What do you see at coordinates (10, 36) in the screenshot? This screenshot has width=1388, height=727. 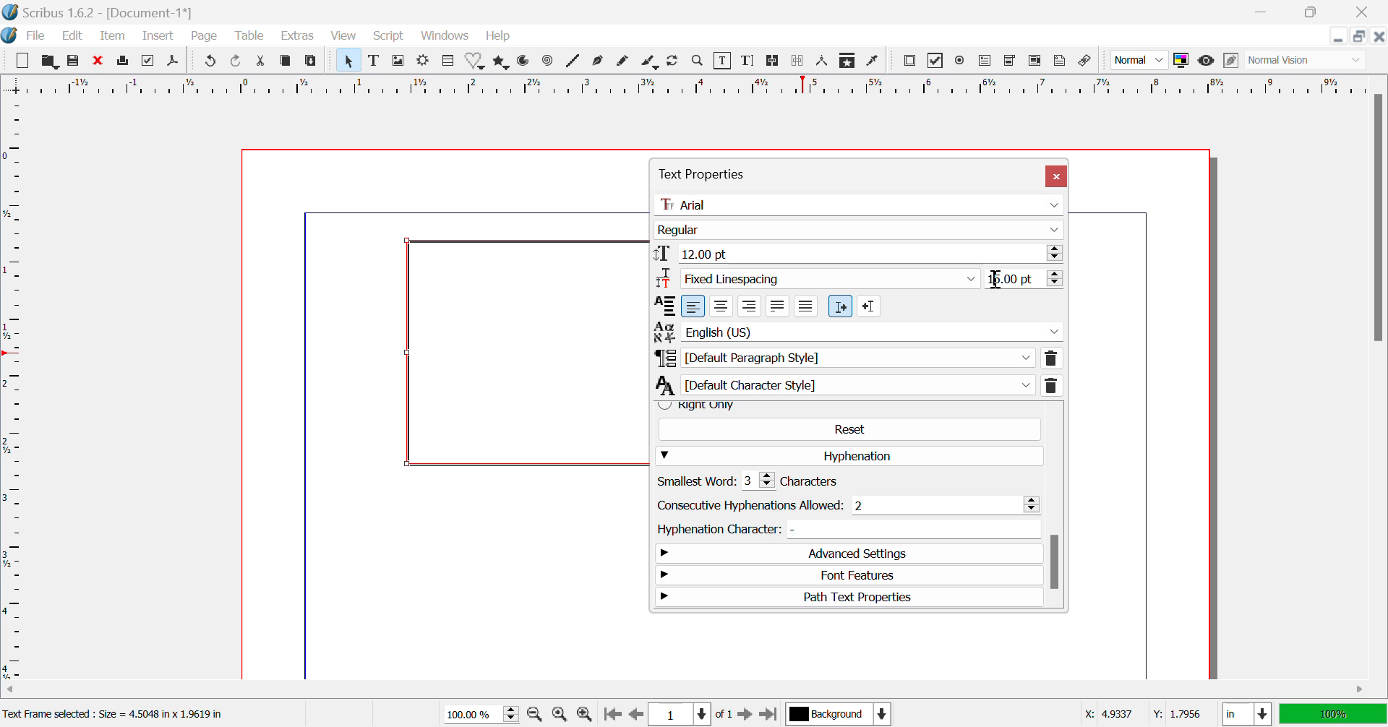 I see `Scribus Logo` at bounding box center [10, 36].